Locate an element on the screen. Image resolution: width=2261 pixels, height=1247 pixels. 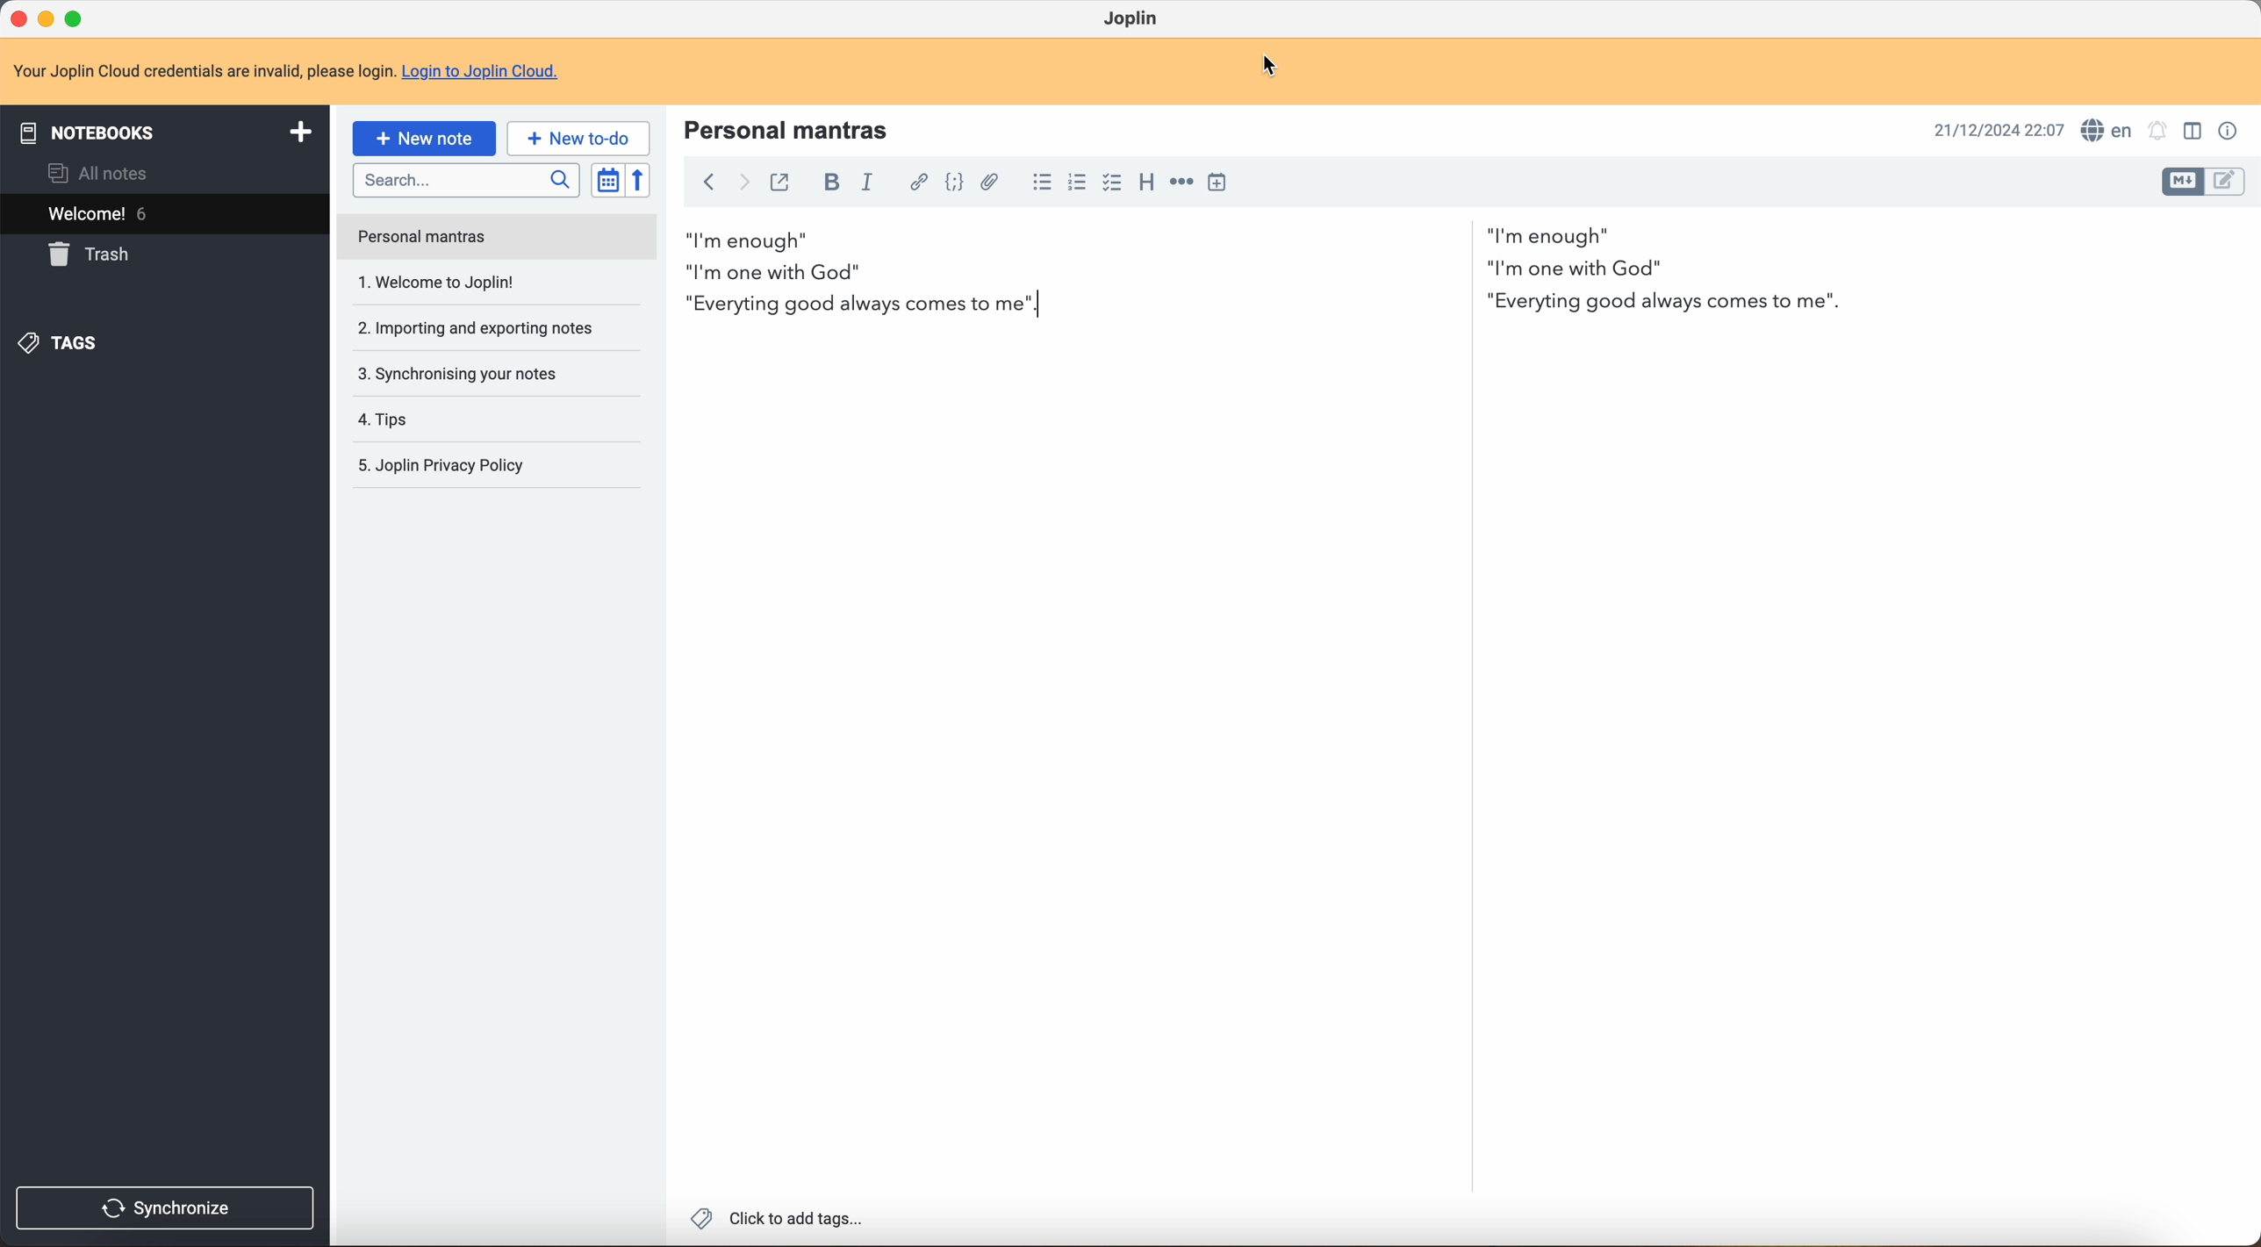
foward is located at coordinates (744, 183).